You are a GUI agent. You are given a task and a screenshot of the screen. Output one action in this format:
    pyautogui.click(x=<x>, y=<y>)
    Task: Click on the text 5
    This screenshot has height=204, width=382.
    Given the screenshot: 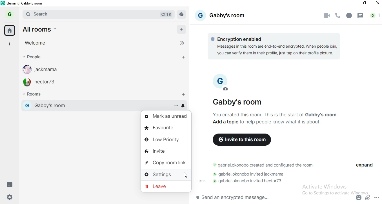 What is the action you would take?
    pyautogui.click(x=249, y=181)
    